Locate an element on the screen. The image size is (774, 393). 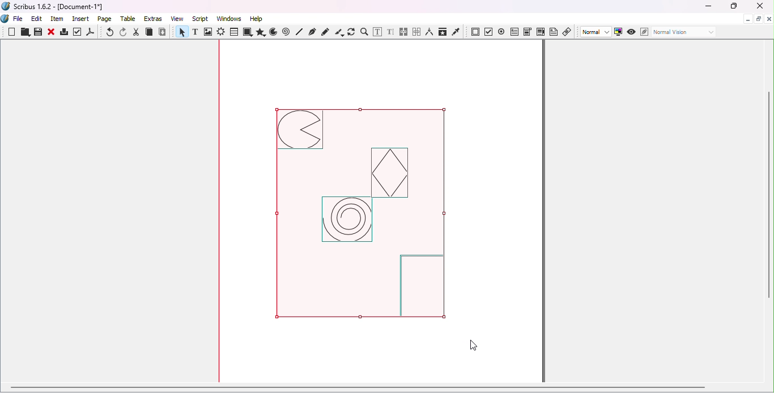
save as PDF is located at coordinates (91, 33).